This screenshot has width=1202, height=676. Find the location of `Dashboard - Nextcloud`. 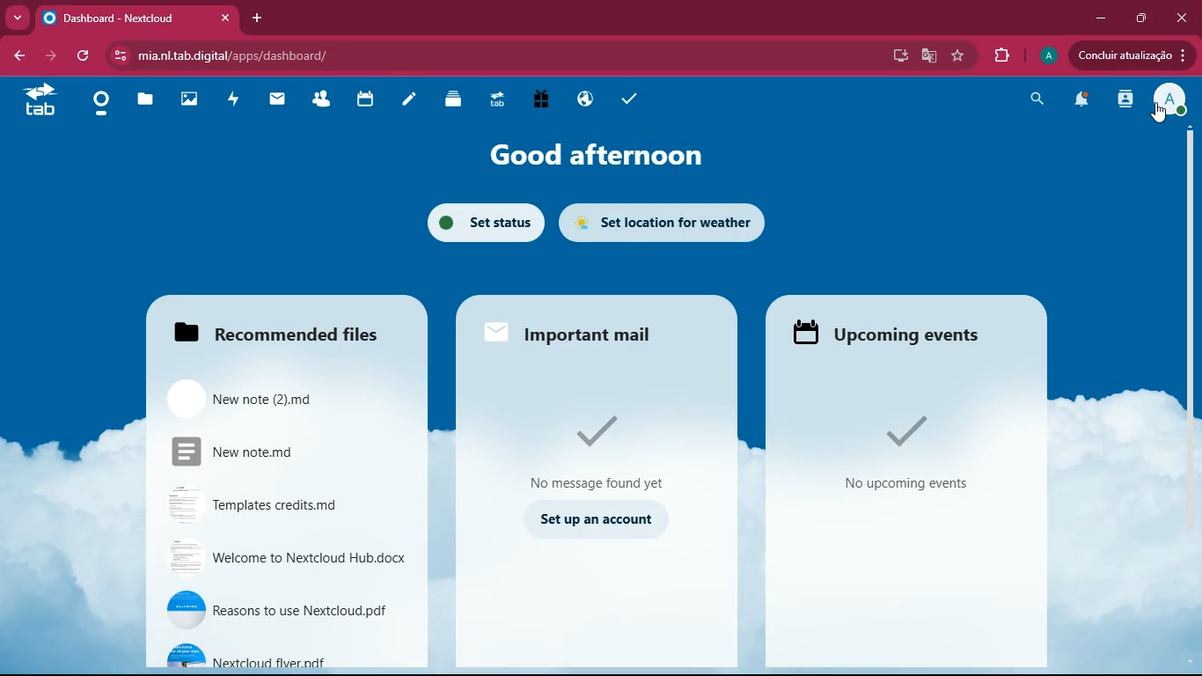

Dashboard - Nextcloud is located at coordinates (136, 18).